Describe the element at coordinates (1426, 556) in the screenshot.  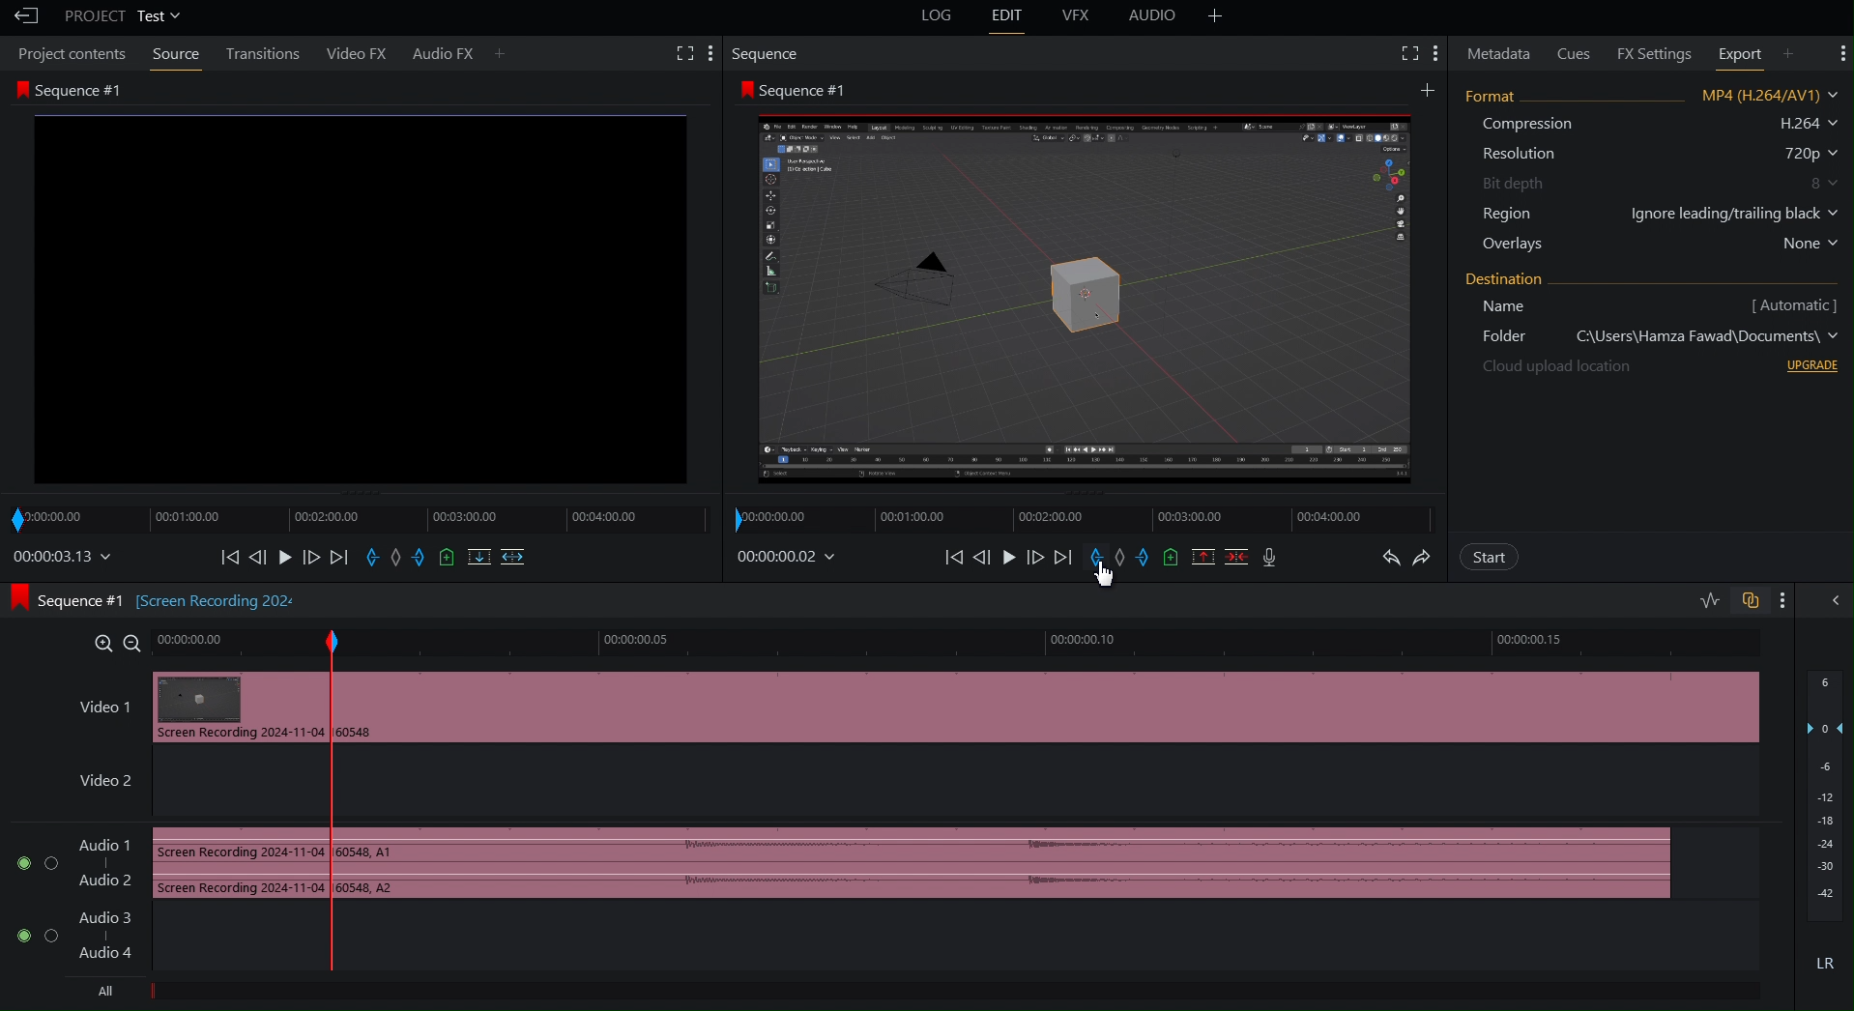
I see `Redo` at that location.